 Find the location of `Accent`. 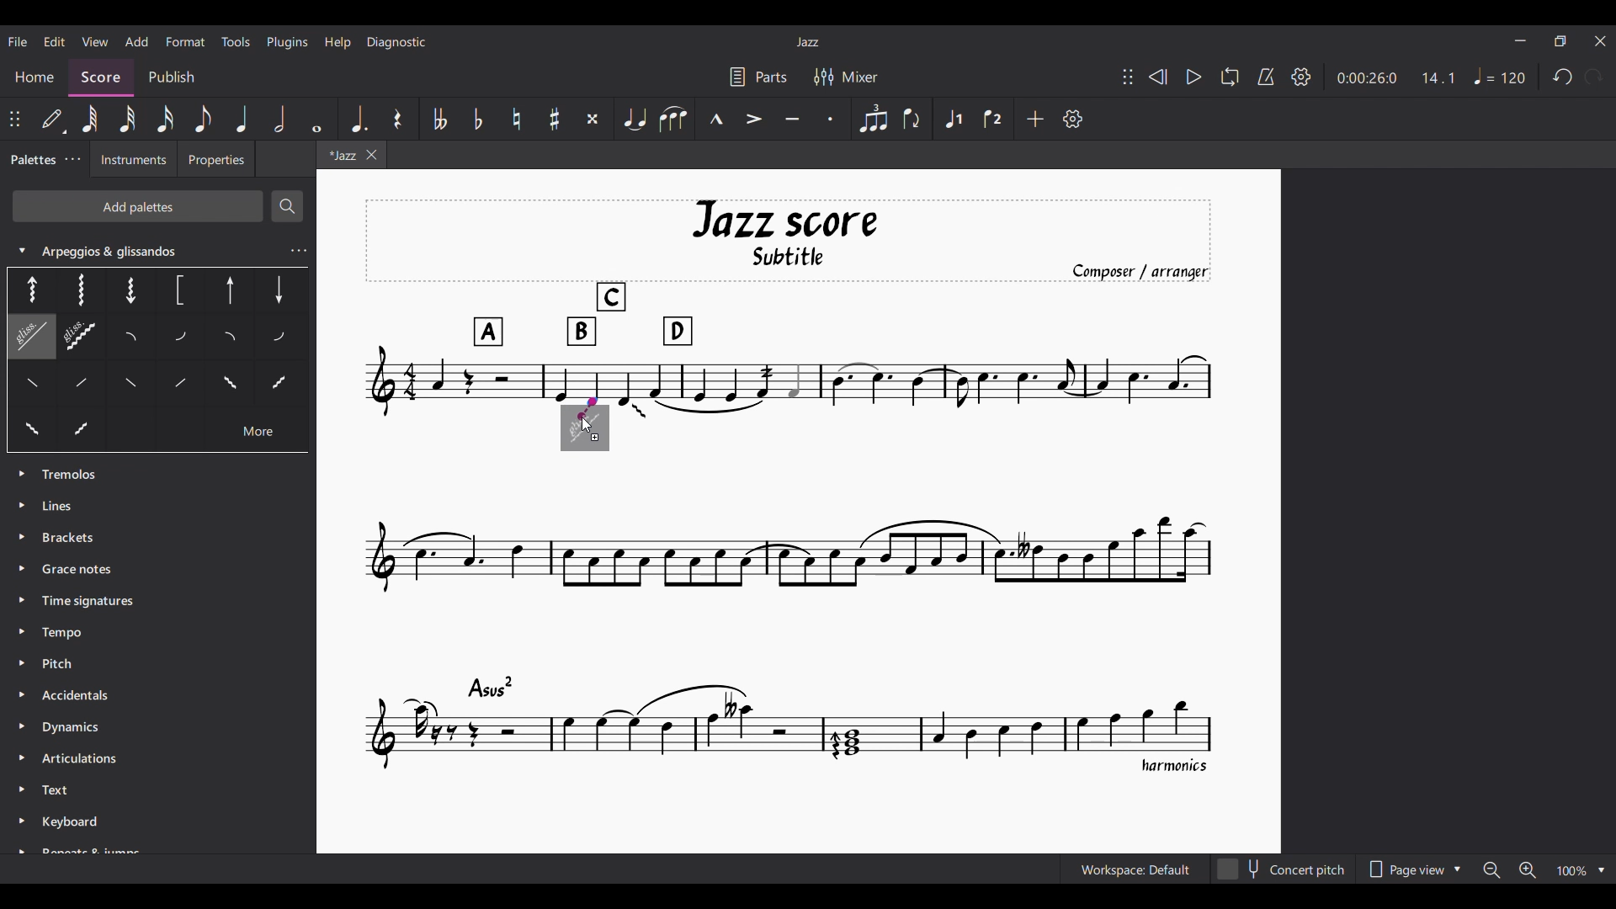

Accent is located at coordinates (755, 119).